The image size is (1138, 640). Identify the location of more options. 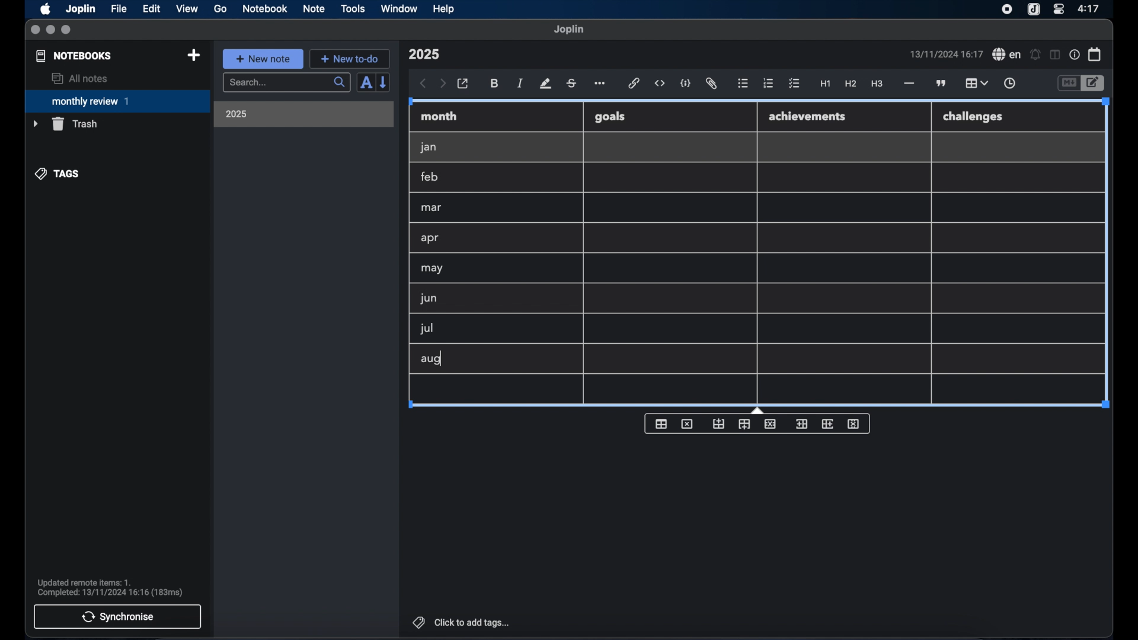
(601, 84).